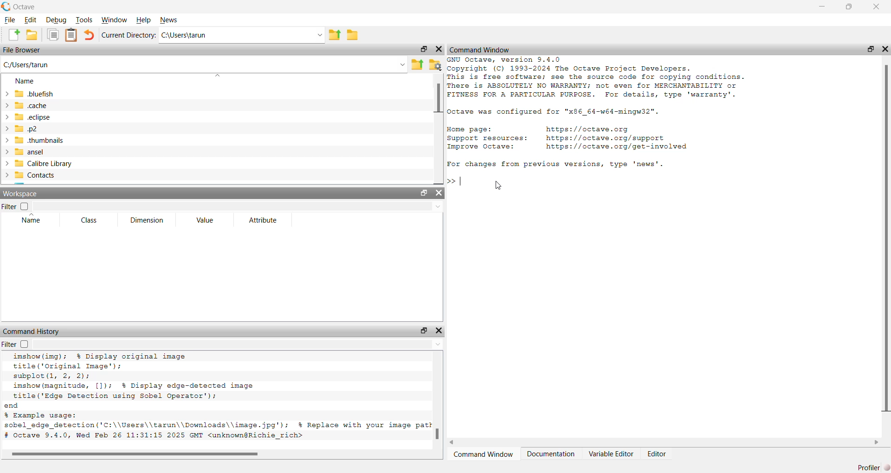 Image resolution: width=891 pixels, height=473 pixels. What do you see at coordinates (27, 105) in the screenshot?
I see `“cache` at bounding box center [27, 105].